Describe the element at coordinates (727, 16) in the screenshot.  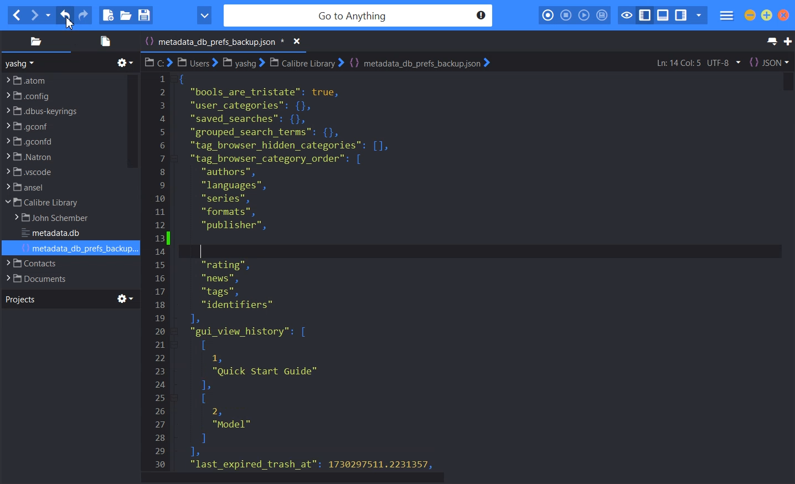
I see `Menu` at that location.